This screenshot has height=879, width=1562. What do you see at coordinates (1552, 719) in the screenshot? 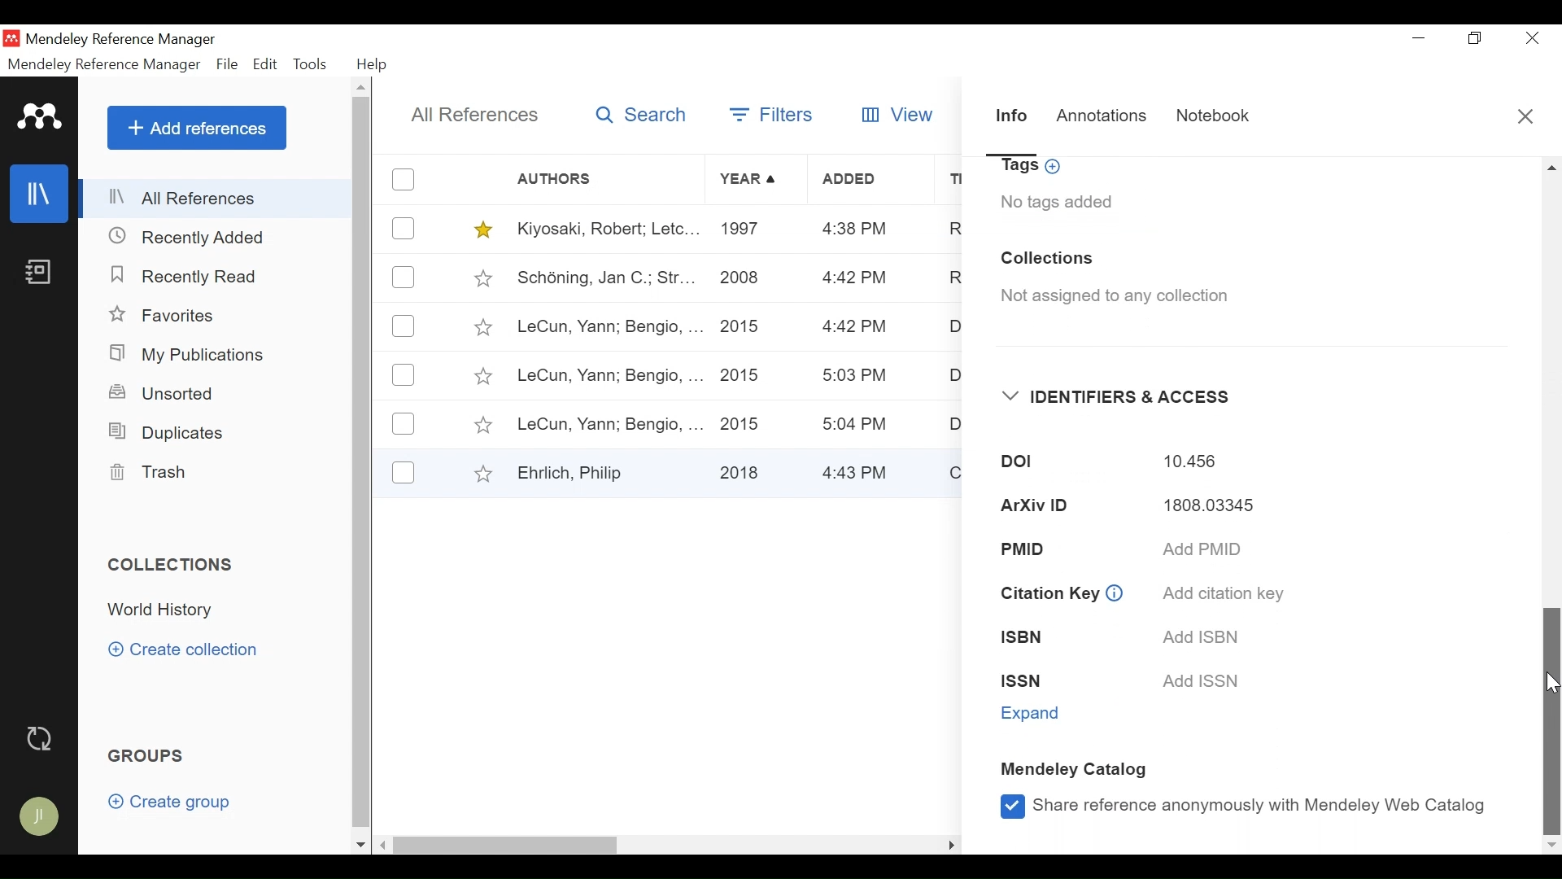
I see `Vertical Scroll bar` at bounding box center [1552, 719].